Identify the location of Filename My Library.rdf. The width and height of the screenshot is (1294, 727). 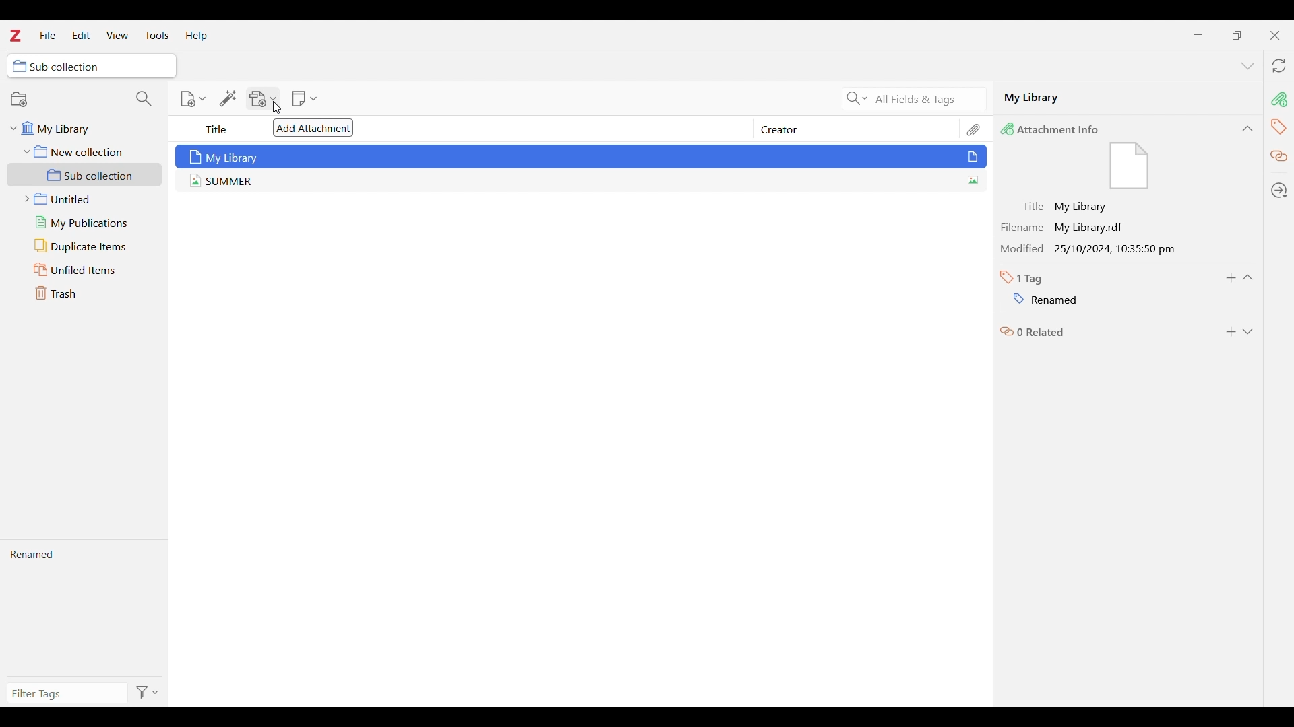
(1070, 224).